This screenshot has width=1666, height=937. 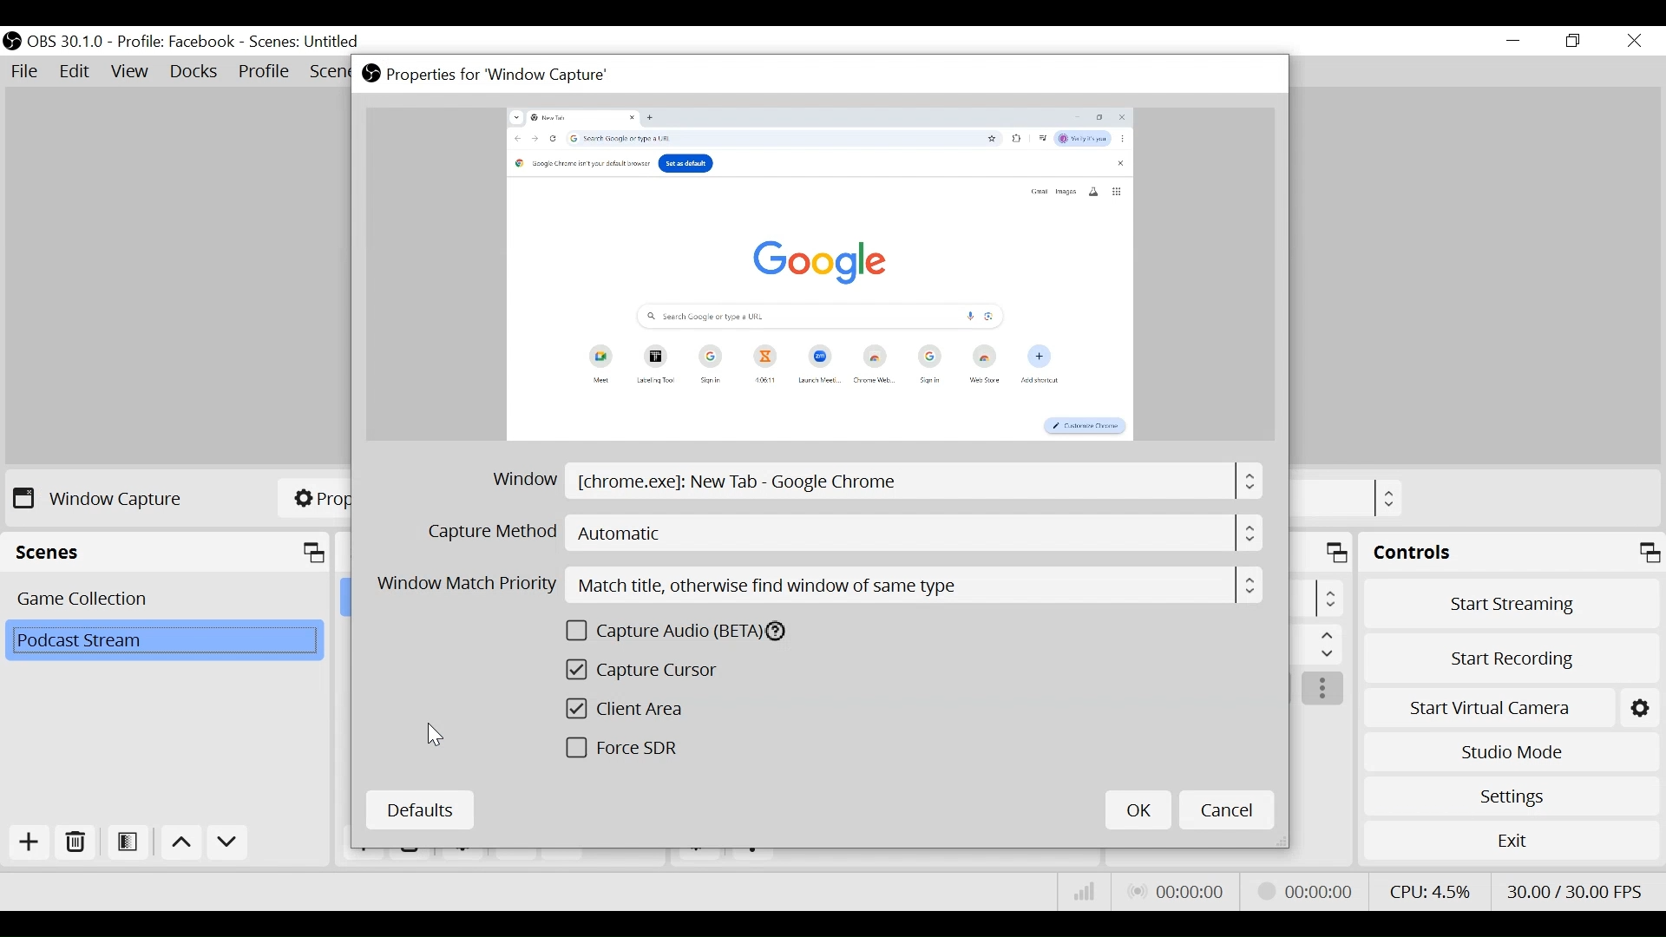 What do you see at coordinates (164, 600) in the screenshot?
I see `Scene` at bounding box center [164, 600].